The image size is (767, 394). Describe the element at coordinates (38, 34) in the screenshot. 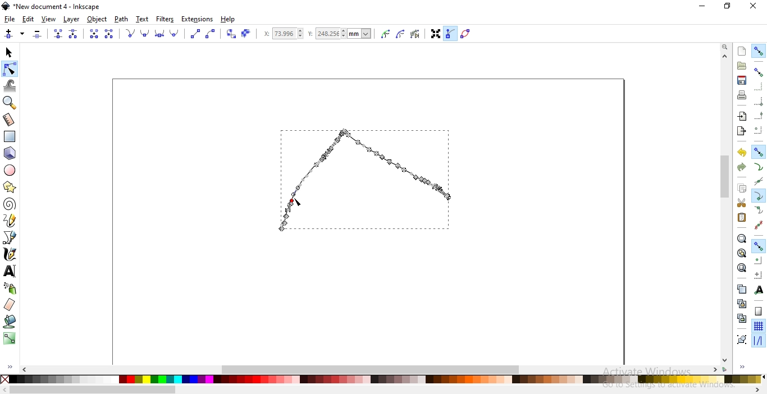

I see `delete selected nodes` at that location.